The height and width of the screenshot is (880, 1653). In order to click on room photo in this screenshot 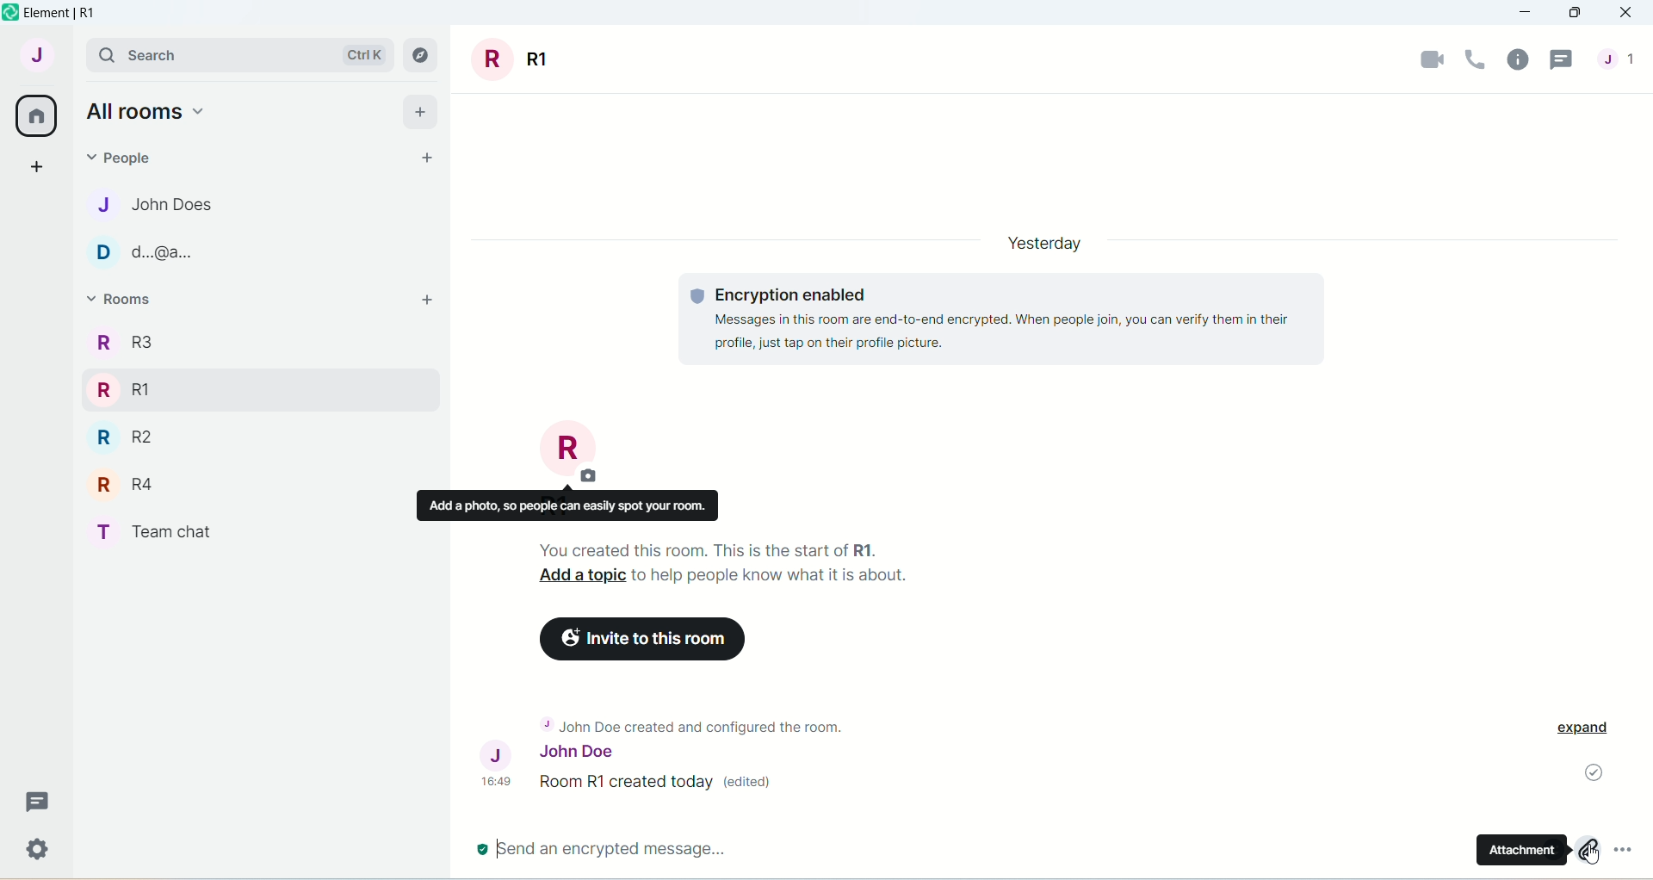, I will do `click(569, 450)`.